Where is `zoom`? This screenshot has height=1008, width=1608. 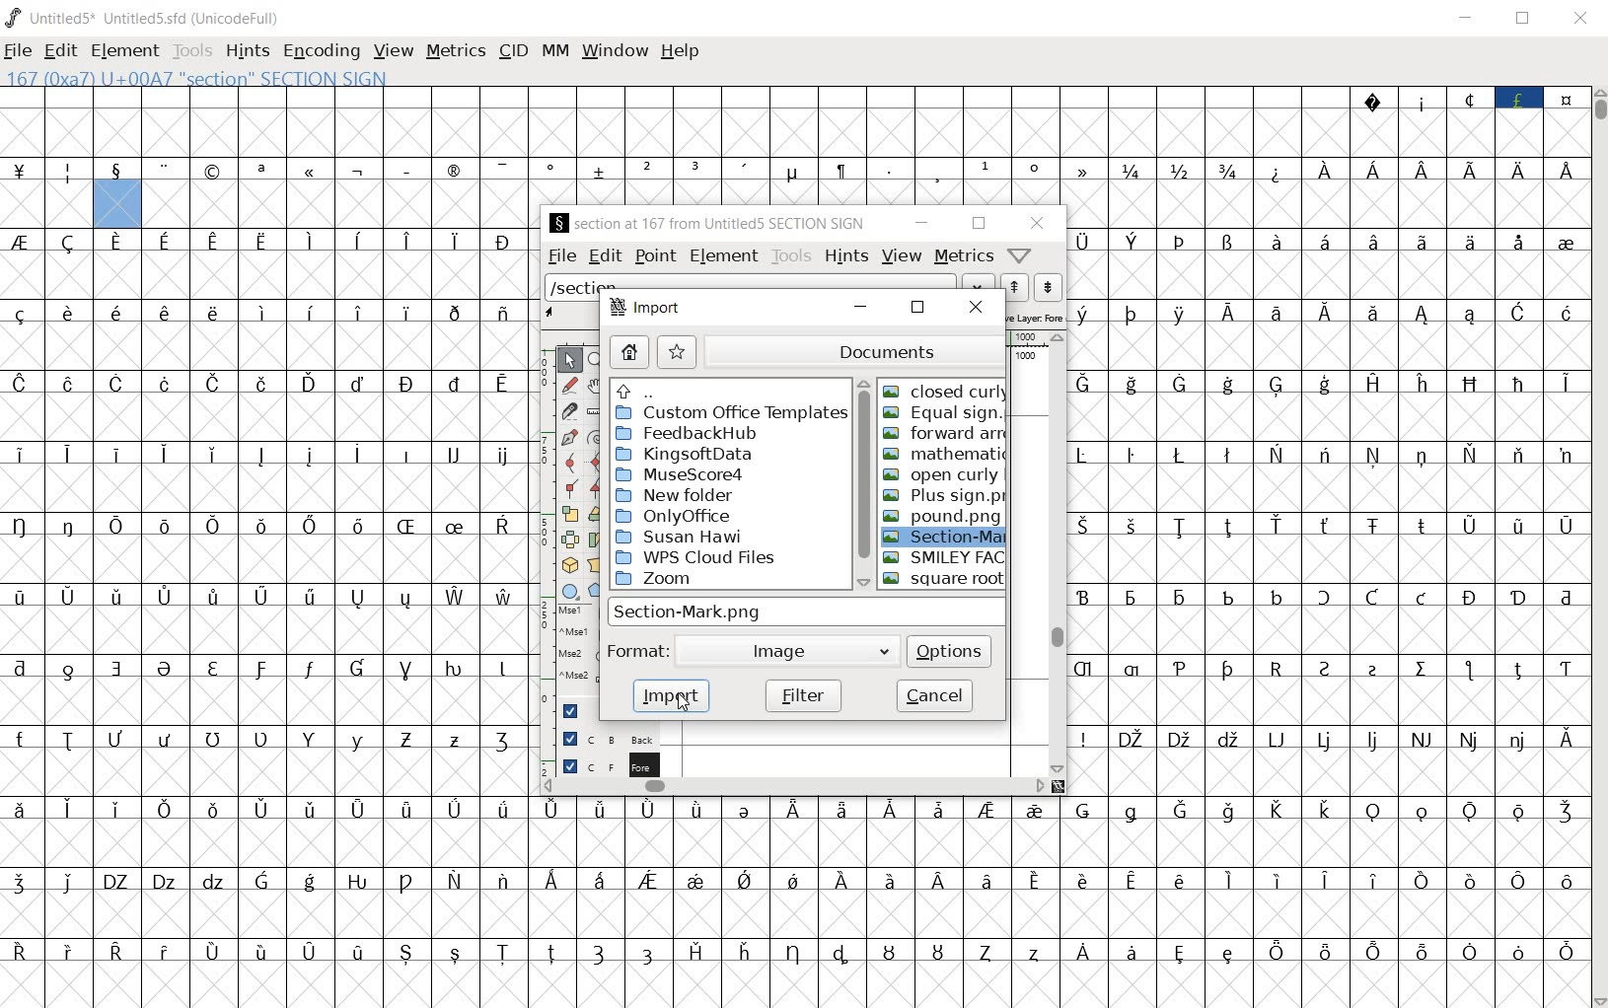
zoom is located at coordinates (660, 579).